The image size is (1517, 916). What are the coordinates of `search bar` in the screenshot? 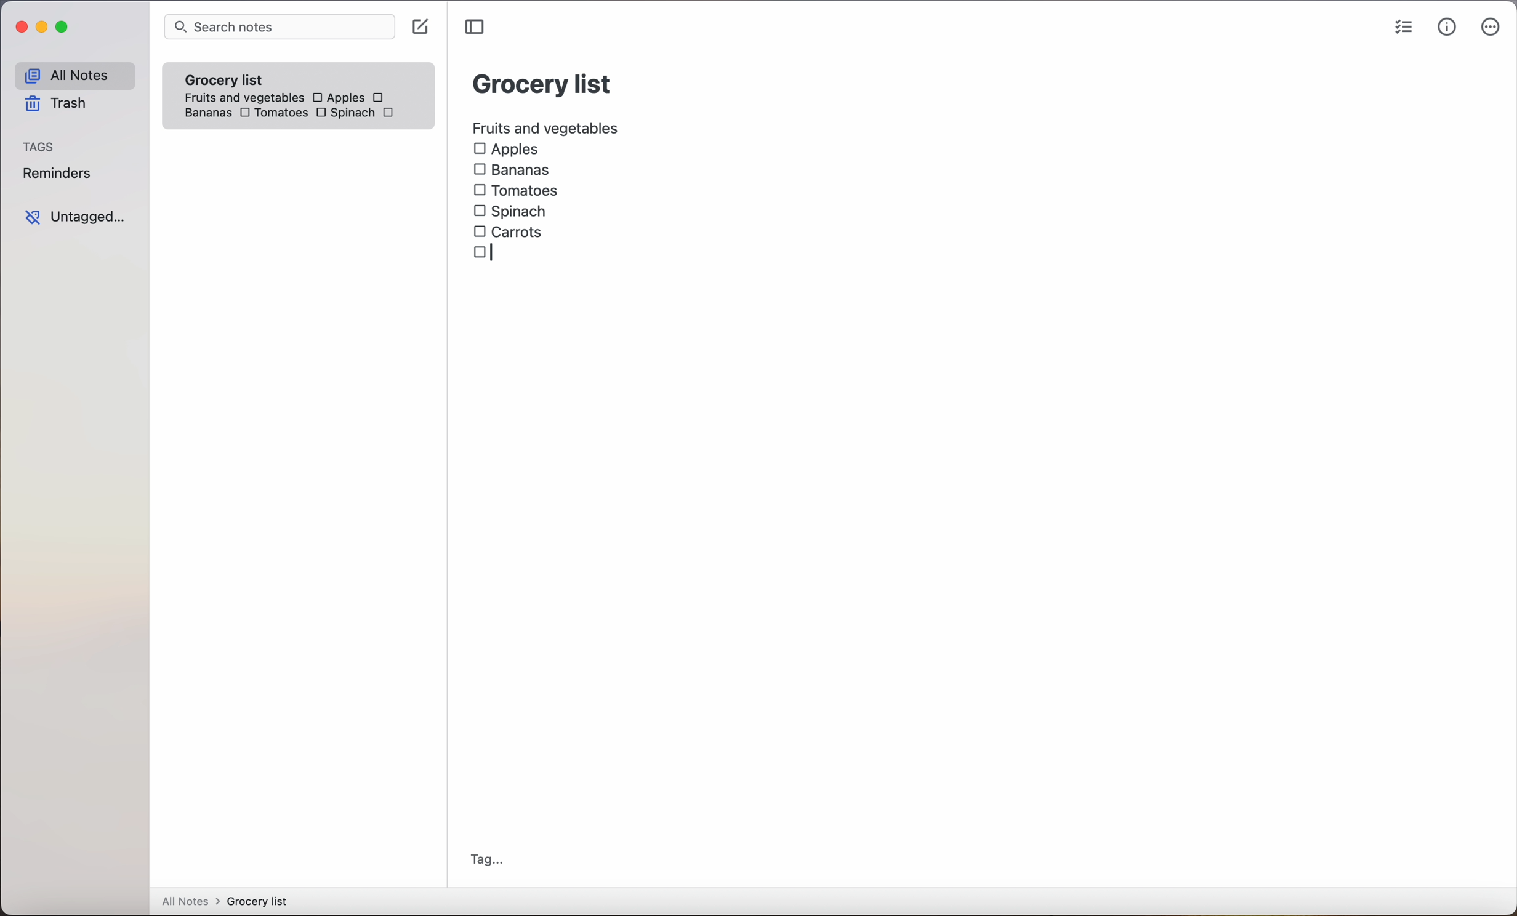 It's located at (279, 28).